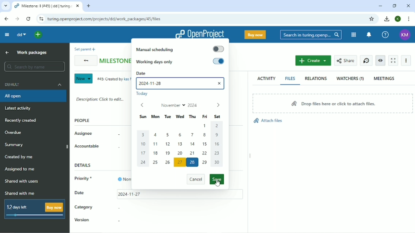 Image resolution: width=415 pixels, height=233 pixels. Describe the element at coordinates (85, 179) in the screenshot. I see `Priority` at that location.